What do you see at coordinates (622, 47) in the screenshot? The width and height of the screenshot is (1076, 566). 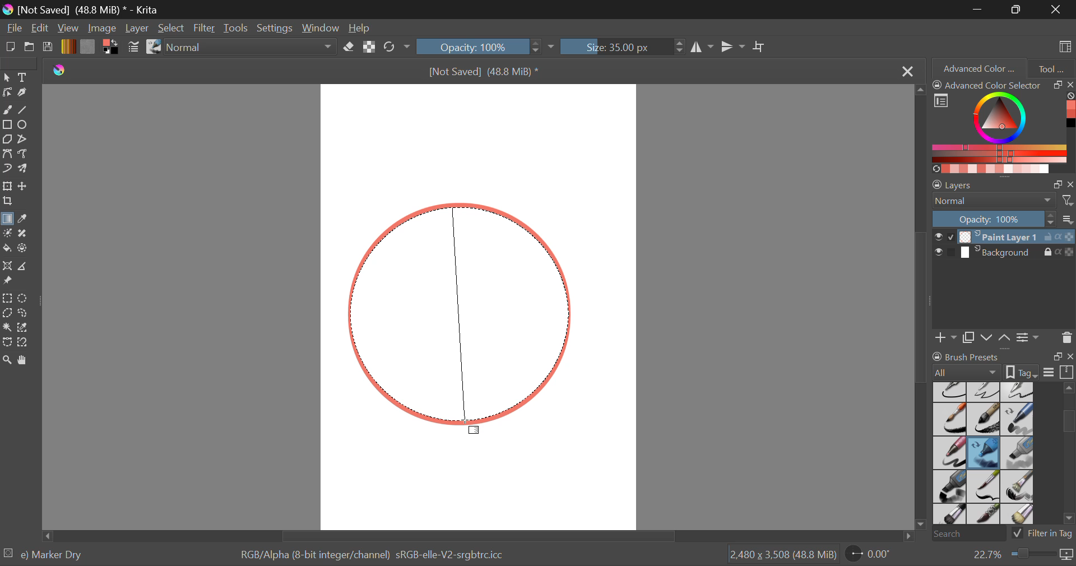 I see `Size : 35px` at bounding box center [622, 47].